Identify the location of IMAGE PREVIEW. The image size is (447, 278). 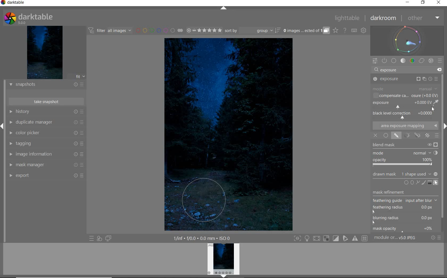
(223, 260).